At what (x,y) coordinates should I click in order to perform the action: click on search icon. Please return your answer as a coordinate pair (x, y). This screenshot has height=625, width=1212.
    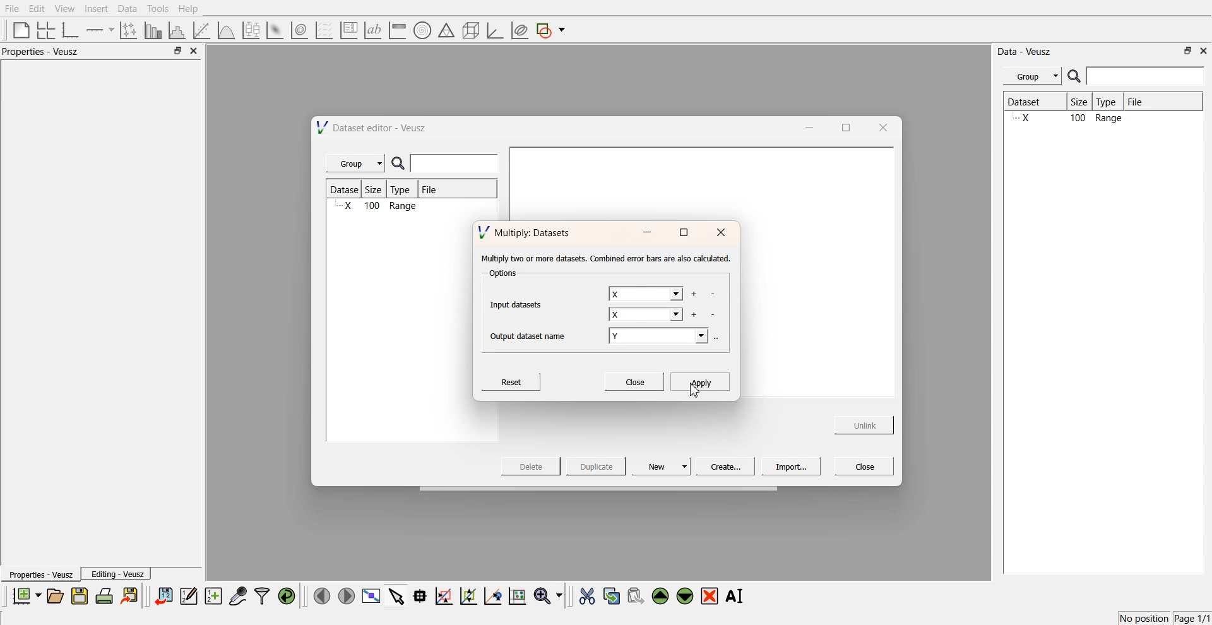
    Looking at the image, I should click on (401, 164).